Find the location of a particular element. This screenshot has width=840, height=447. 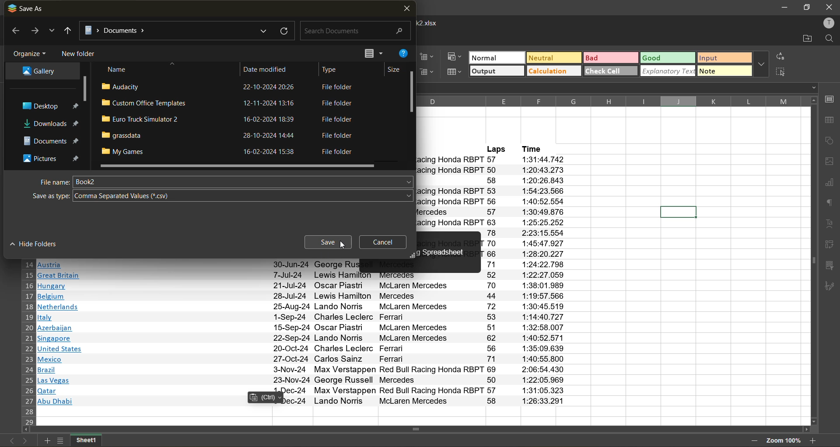

size is located at coordinates (391, 69).